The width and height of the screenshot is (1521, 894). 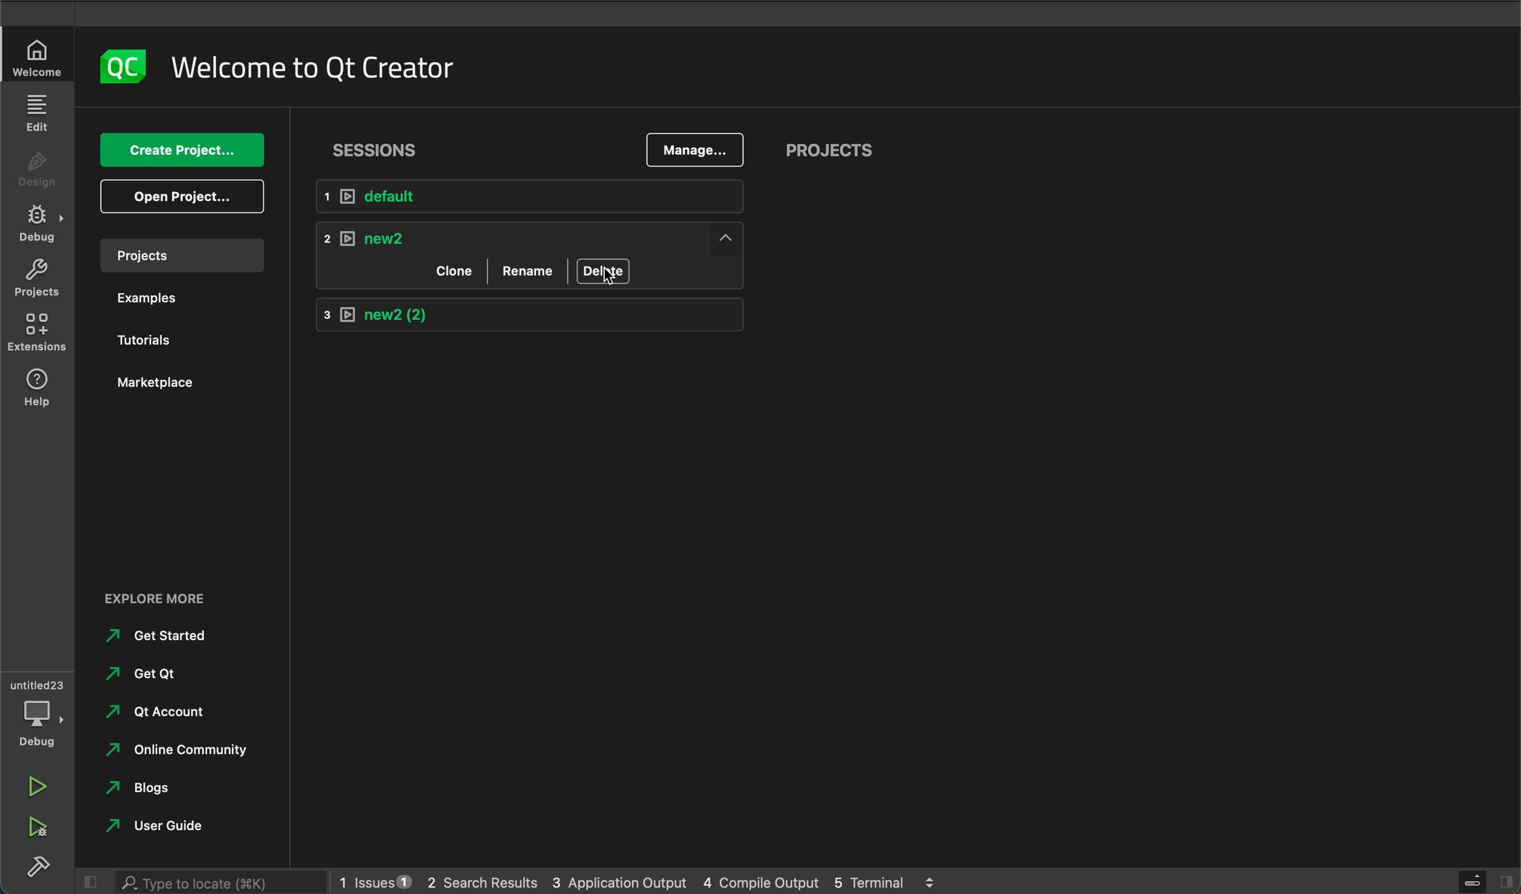 What do you see at coordinates (457, 268) in the screenshot?
I see `clone` at bounding box center [457, 268].